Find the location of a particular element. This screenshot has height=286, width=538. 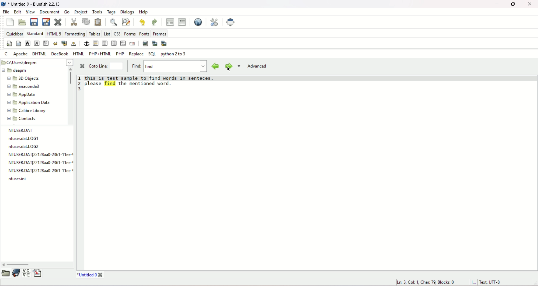

tags is located at coordinates (112, 11).